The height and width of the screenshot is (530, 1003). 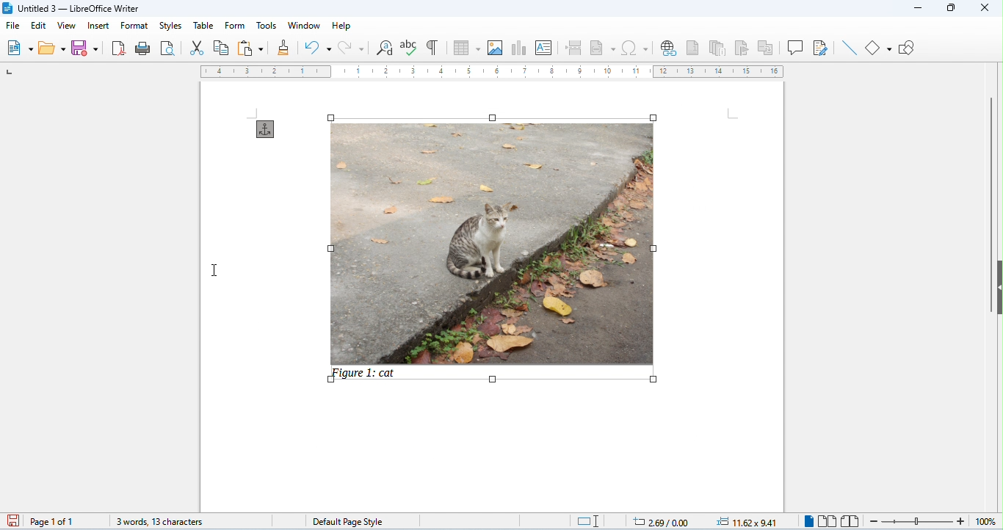 I want to click on insert special characters, so click(x=636, y=48).